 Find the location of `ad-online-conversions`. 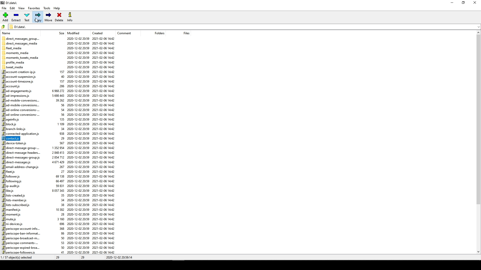

ad-online-conversions is located at coordinates (21, 110).